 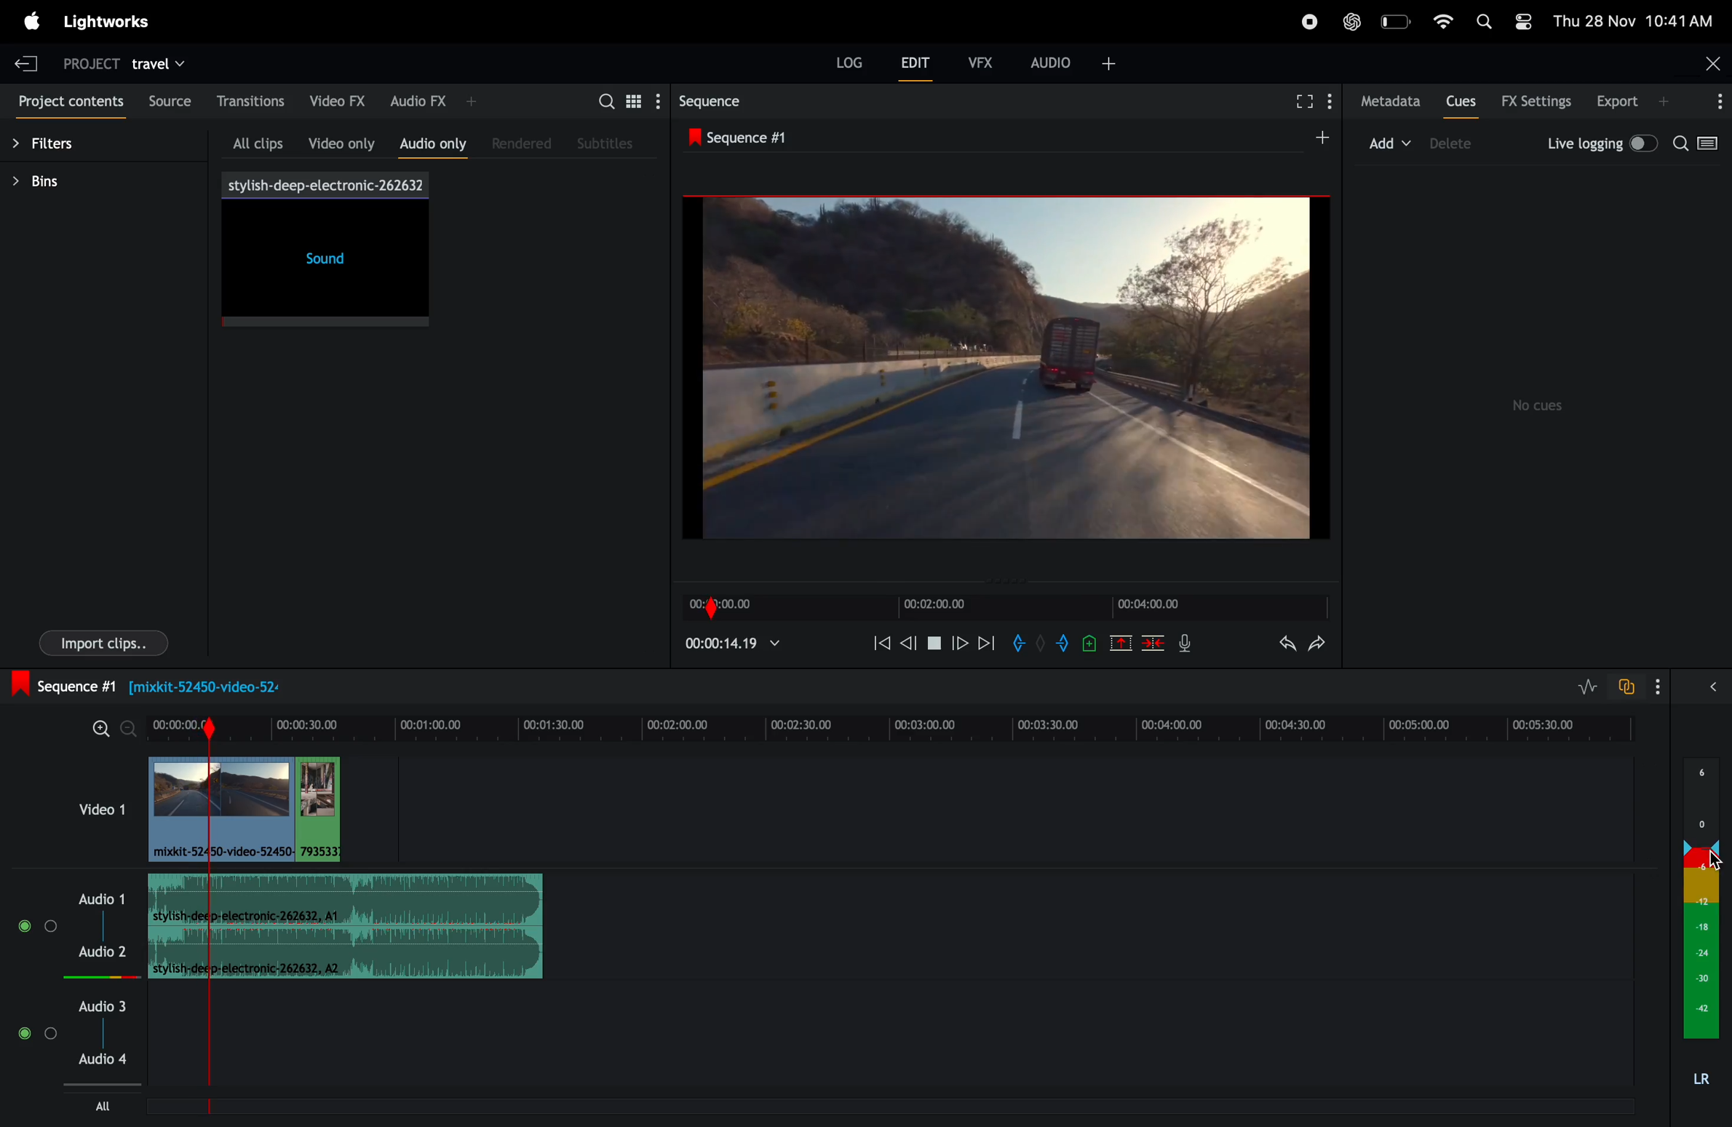 I want to click on audio 3, so click(x=104, y=1004).